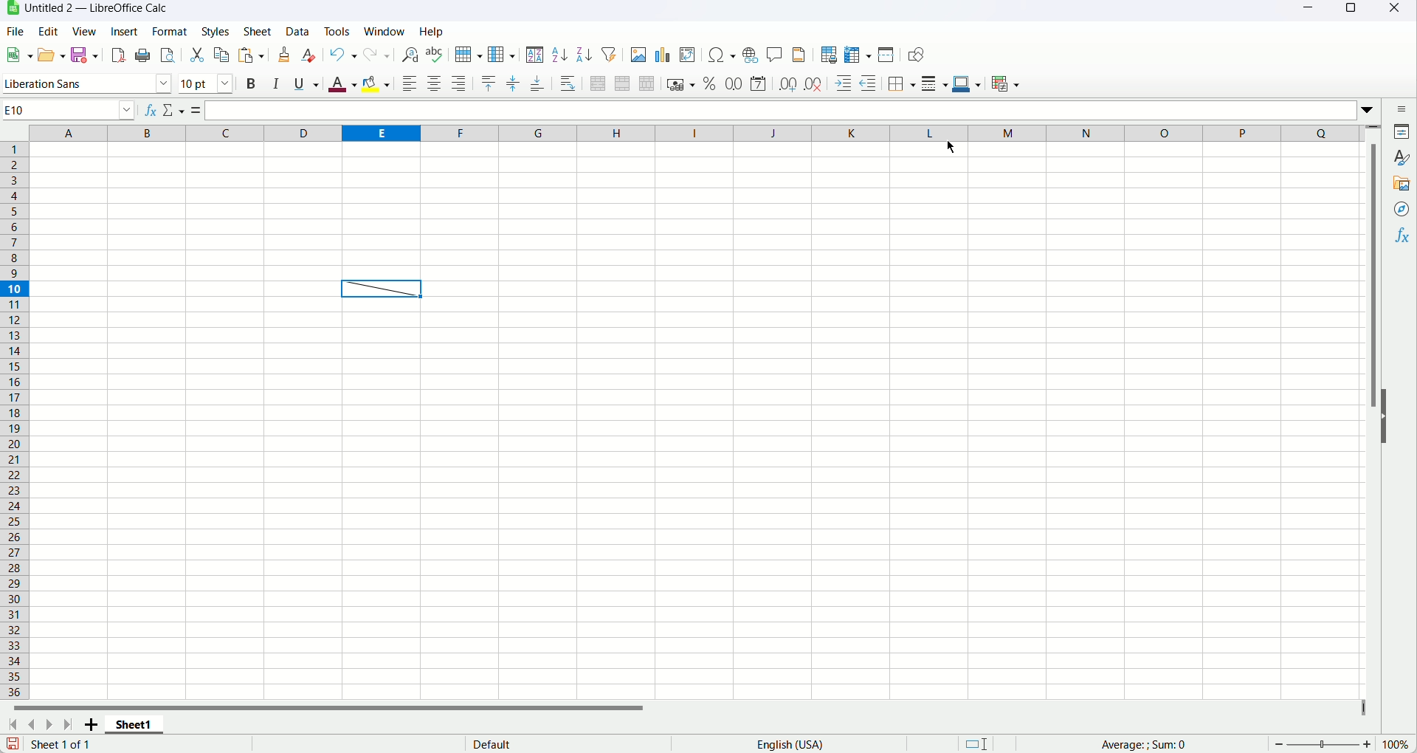 The height and width of the screenshot is (753, 1417). Describe the element at coordinates (120, 56) in the screenshot. I see `Export directly as pdf` at that location.